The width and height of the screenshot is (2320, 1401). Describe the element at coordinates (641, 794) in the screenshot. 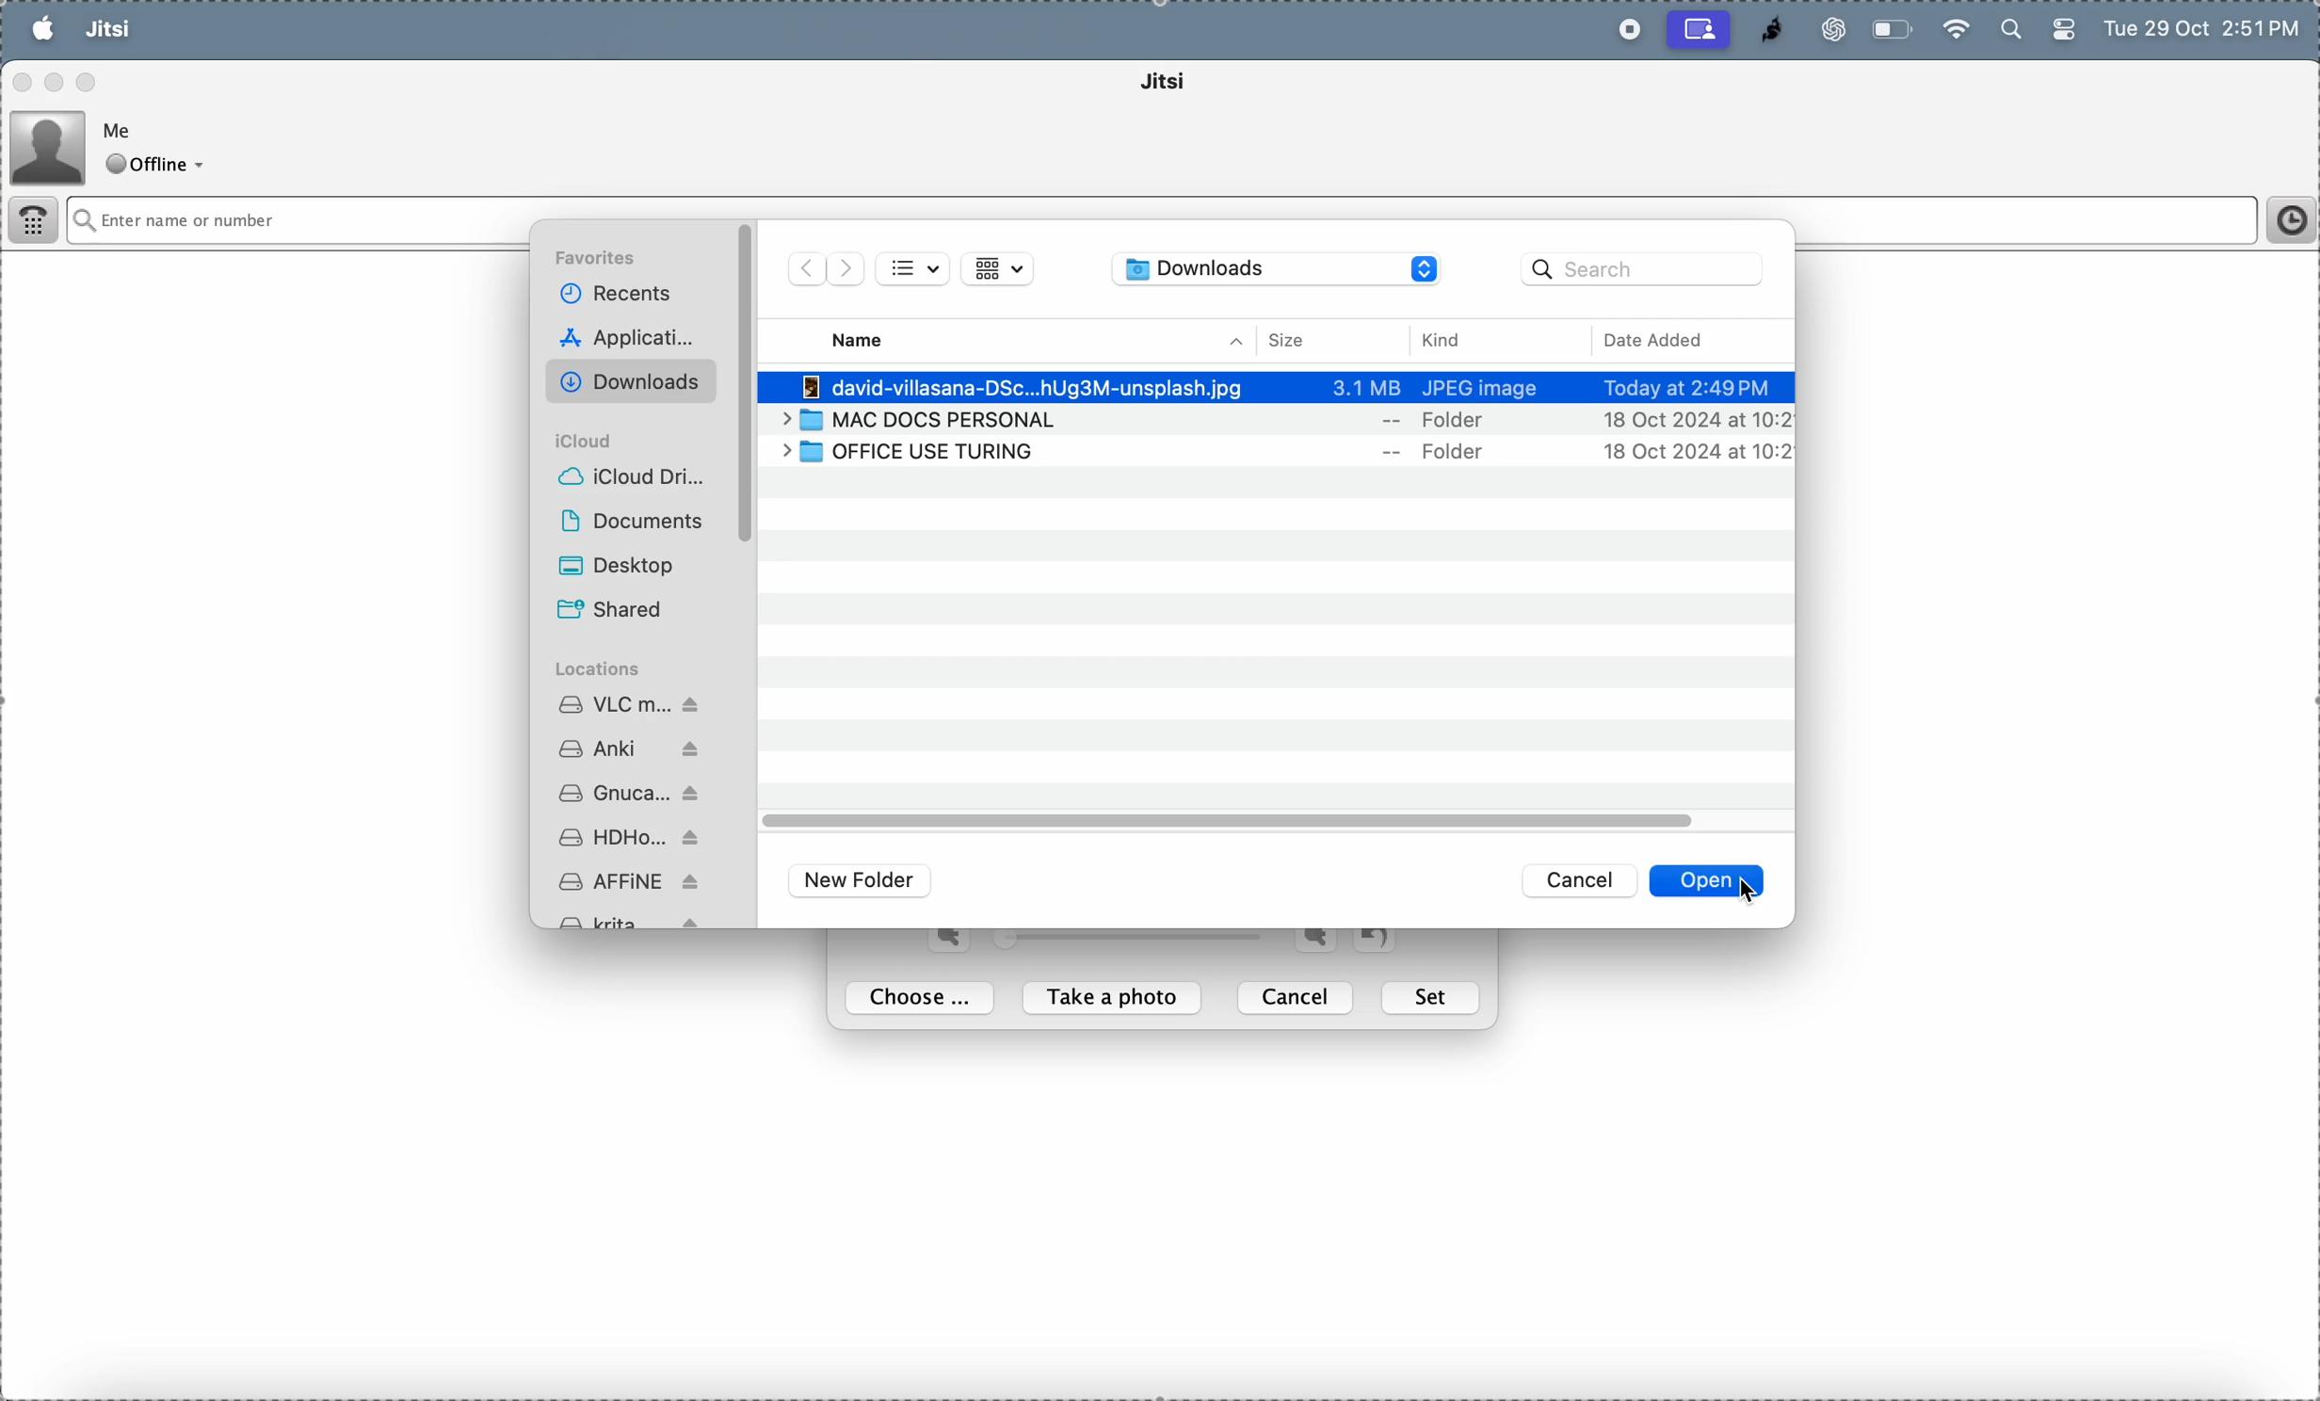

I see `gnu cash` at that location.